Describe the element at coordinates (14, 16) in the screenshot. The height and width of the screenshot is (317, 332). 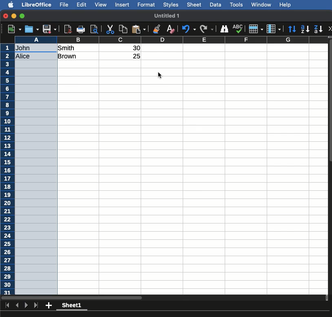
I see `Minimize` at that location.